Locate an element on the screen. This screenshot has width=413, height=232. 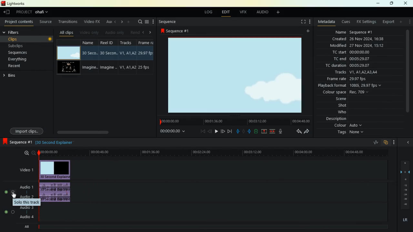
more is located at coordinates (128, 22).